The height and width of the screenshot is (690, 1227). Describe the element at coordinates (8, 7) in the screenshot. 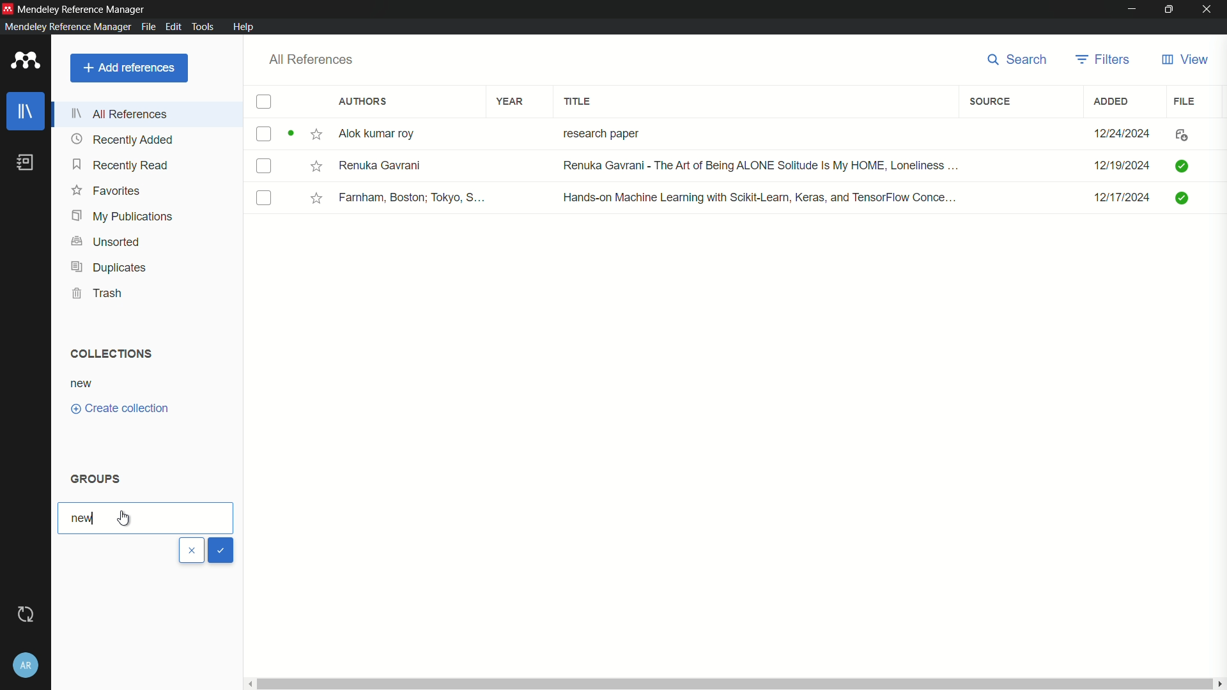

I see `app icon` at that location.